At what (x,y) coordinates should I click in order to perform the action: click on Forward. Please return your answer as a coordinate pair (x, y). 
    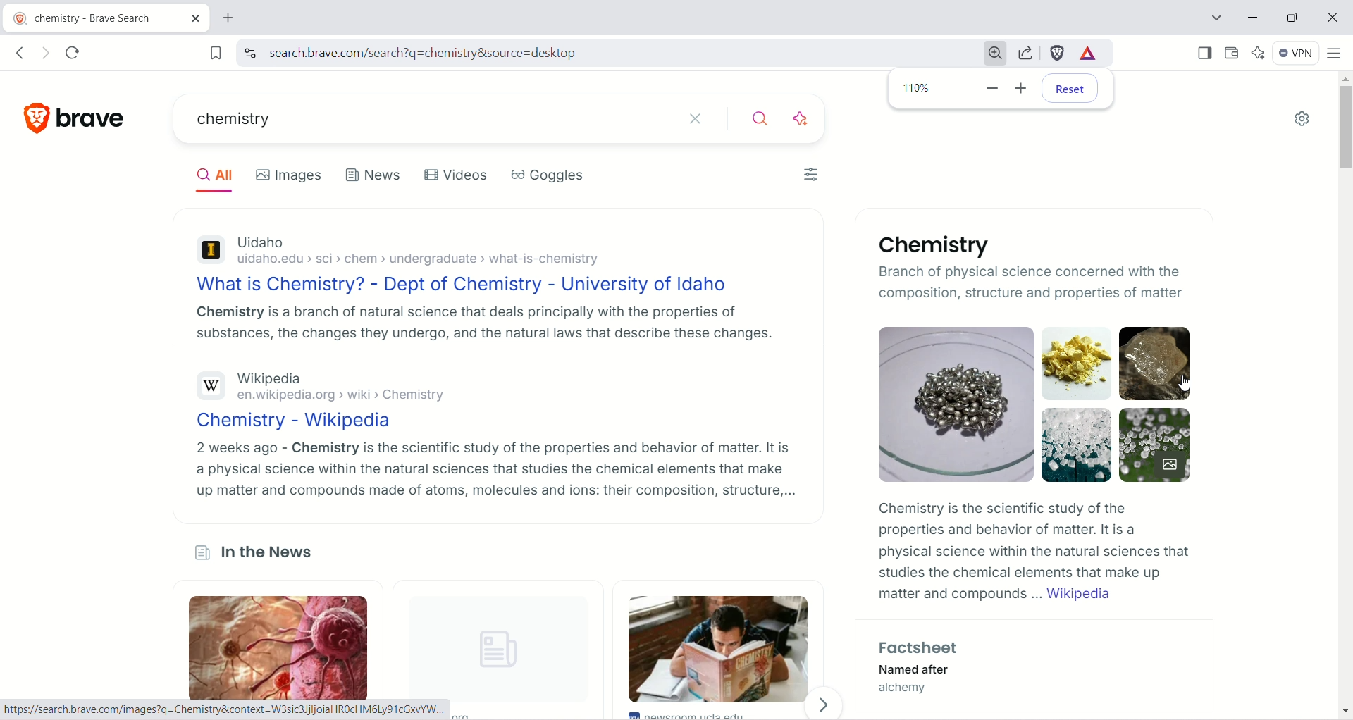
    Looking at the image, I should click on (830, 705).